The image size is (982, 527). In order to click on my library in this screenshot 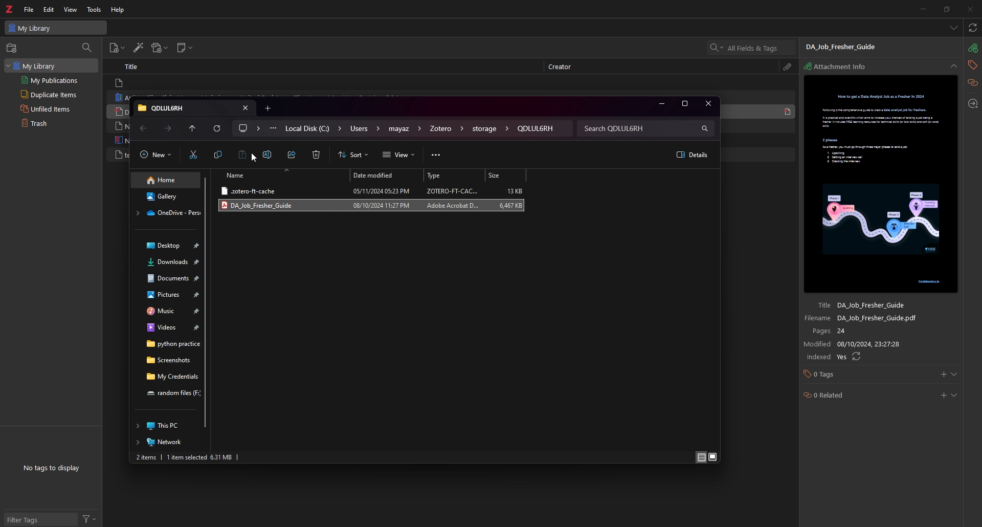, I will do `click(52, 65)`.